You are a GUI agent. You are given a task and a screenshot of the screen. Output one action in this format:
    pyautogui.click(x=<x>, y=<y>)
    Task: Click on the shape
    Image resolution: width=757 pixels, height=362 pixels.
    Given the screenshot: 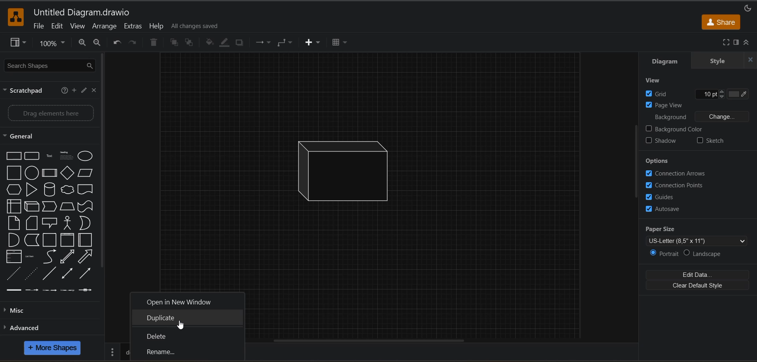 What is the action you would take?
    pyautogui.click(x=351, y=172)
    